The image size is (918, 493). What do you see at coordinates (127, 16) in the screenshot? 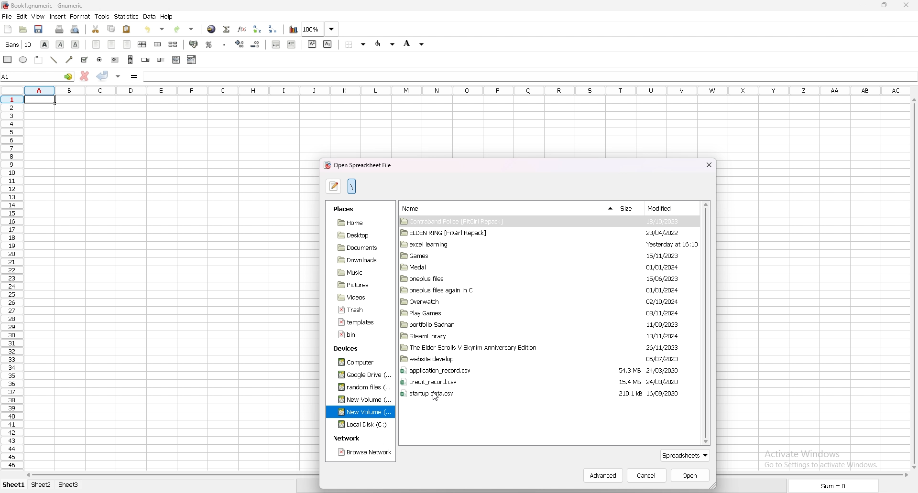
I see `statistics` at bounding box center [127, 16].